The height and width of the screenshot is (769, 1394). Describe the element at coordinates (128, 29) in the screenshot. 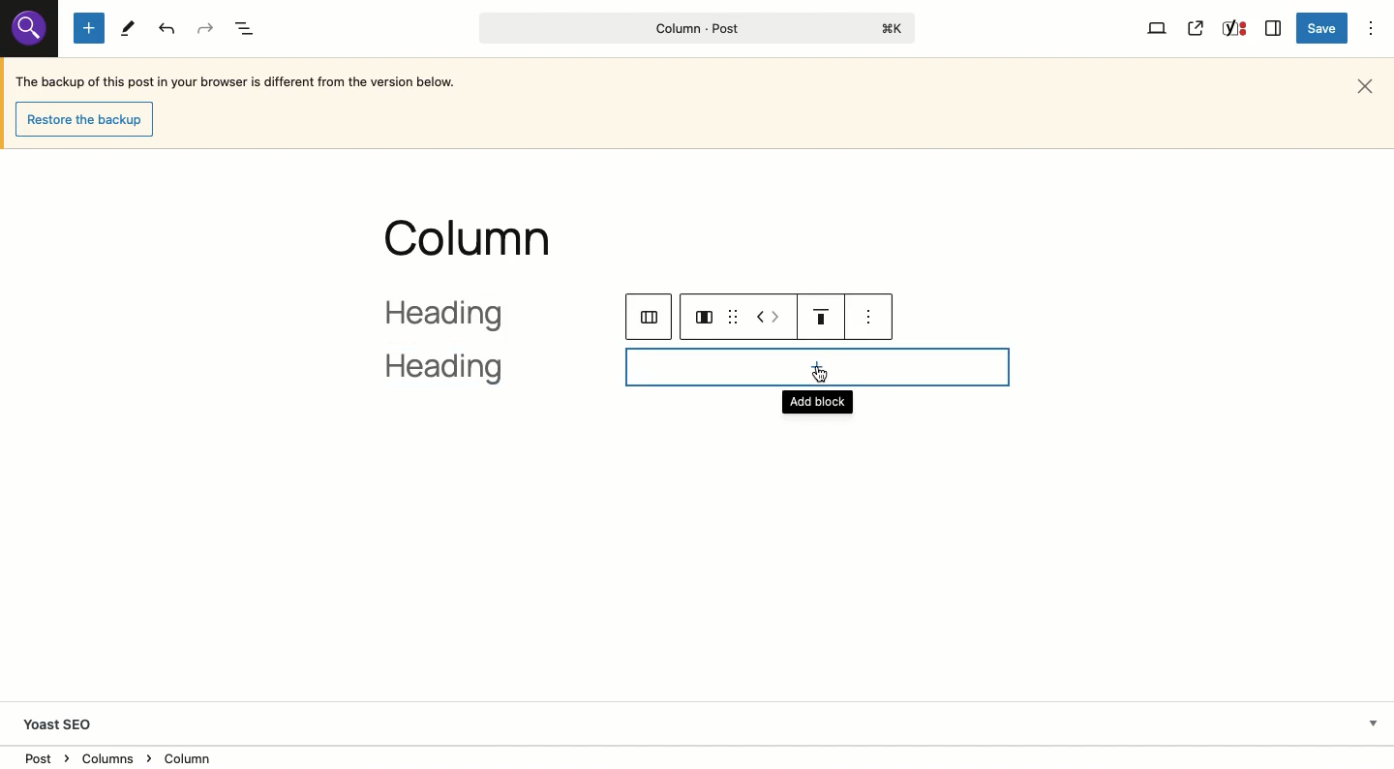

I see `Tools` at that location.